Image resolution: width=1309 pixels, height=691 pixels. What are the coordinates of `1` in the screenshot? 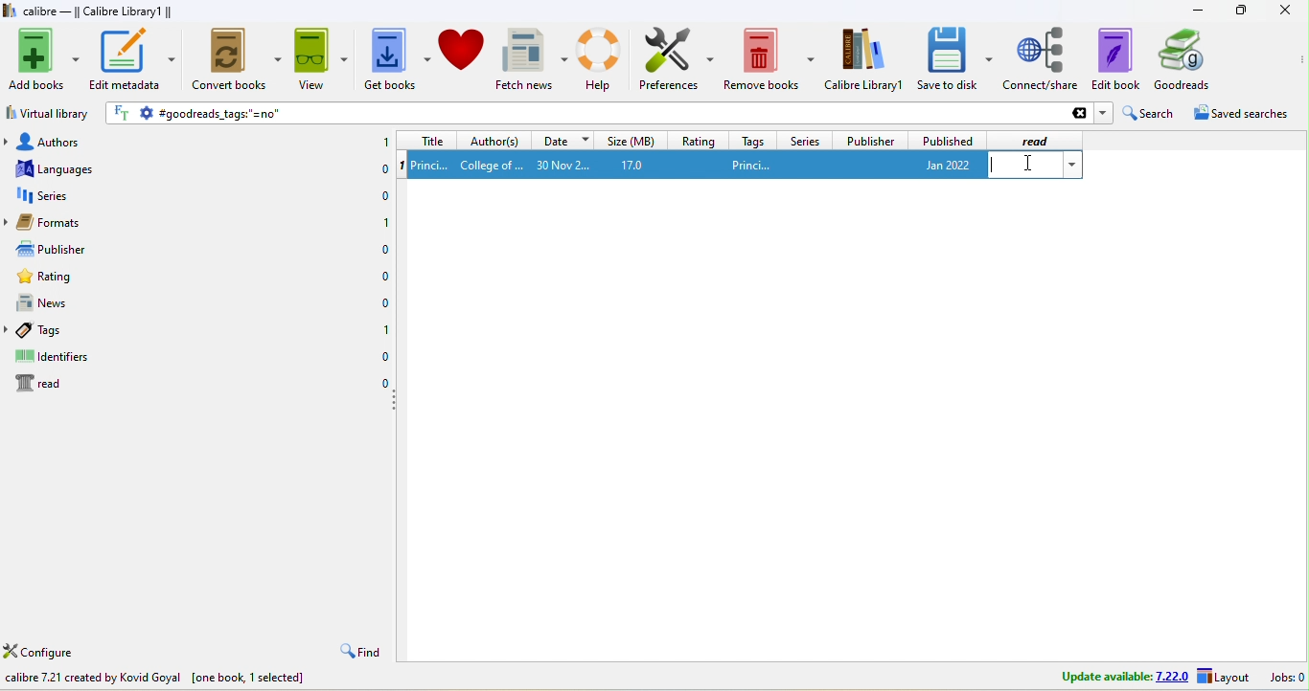 It's located at (385, 222).